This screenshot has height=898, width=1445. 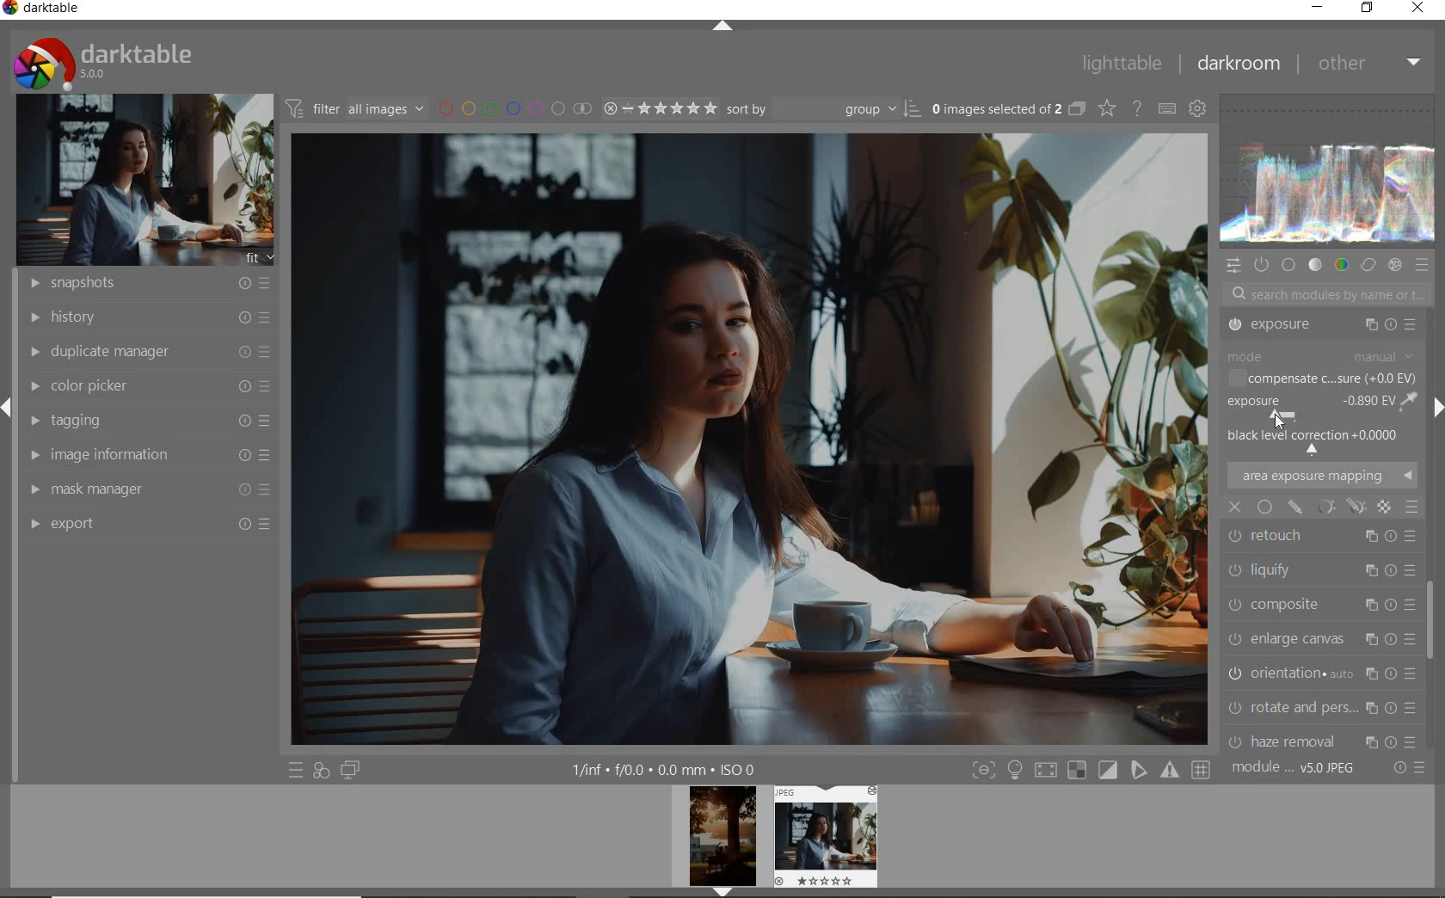 I want to click on LIGHTTABLE, so click(x=1122, y=64).